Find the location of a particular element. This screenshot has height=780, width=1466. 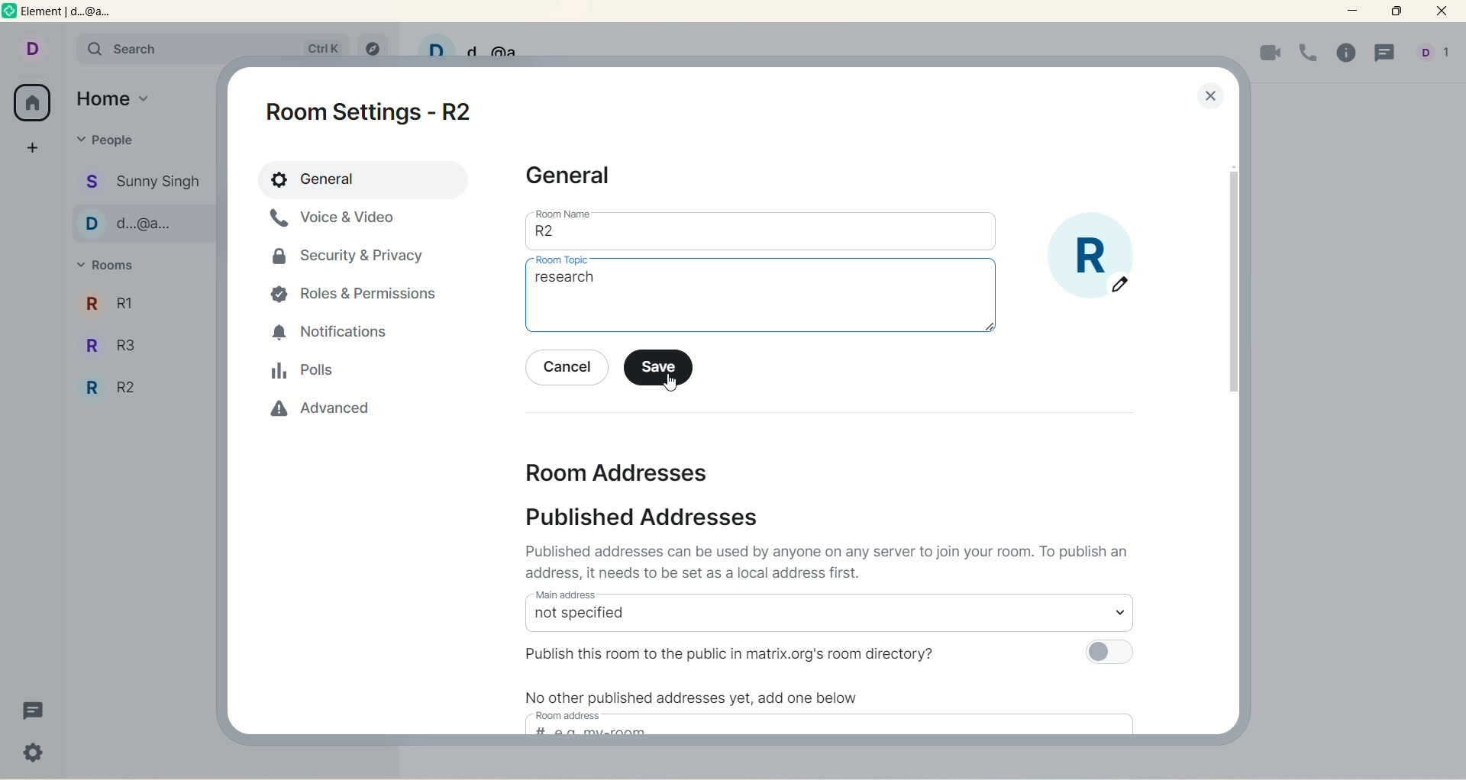

threads is located at coordinates (1384, 55).